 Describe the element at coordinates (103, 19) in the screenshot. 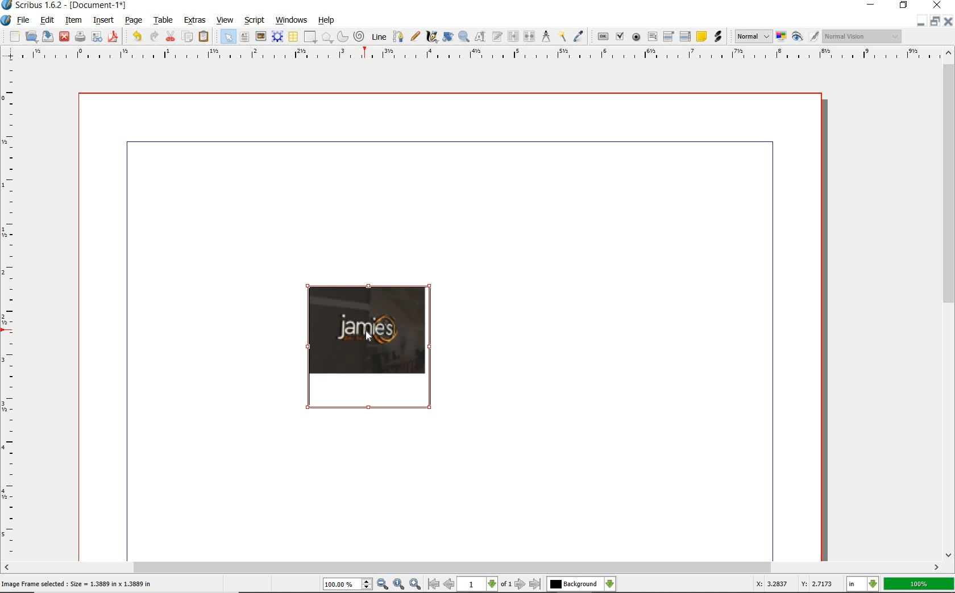

I see `insert` at that location.